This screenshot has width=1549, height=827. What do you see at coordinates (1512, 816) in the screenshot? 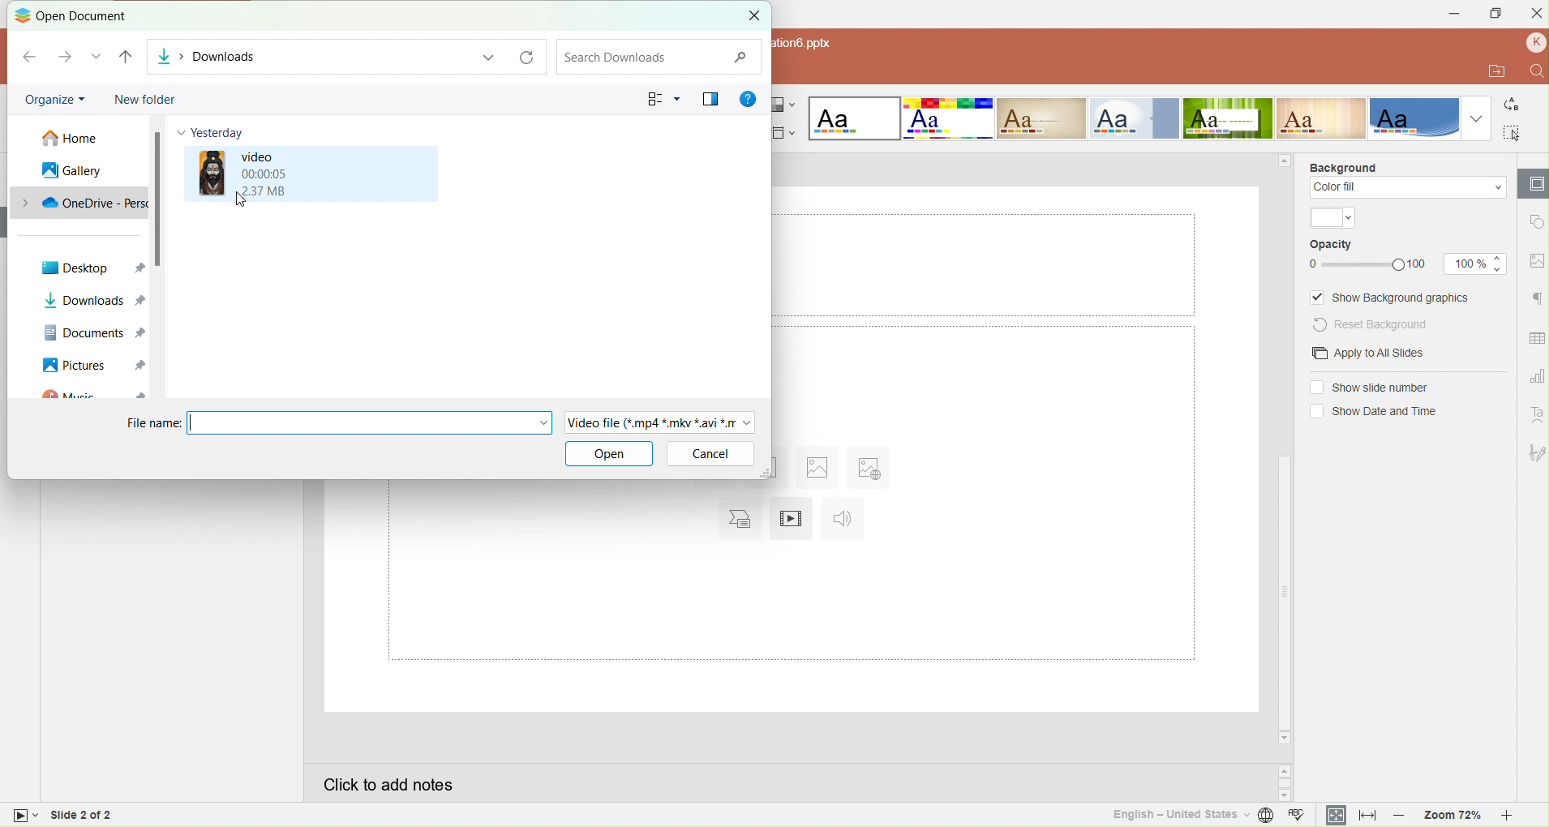
I see `Zoom in` at bounding box center [1512, 816].